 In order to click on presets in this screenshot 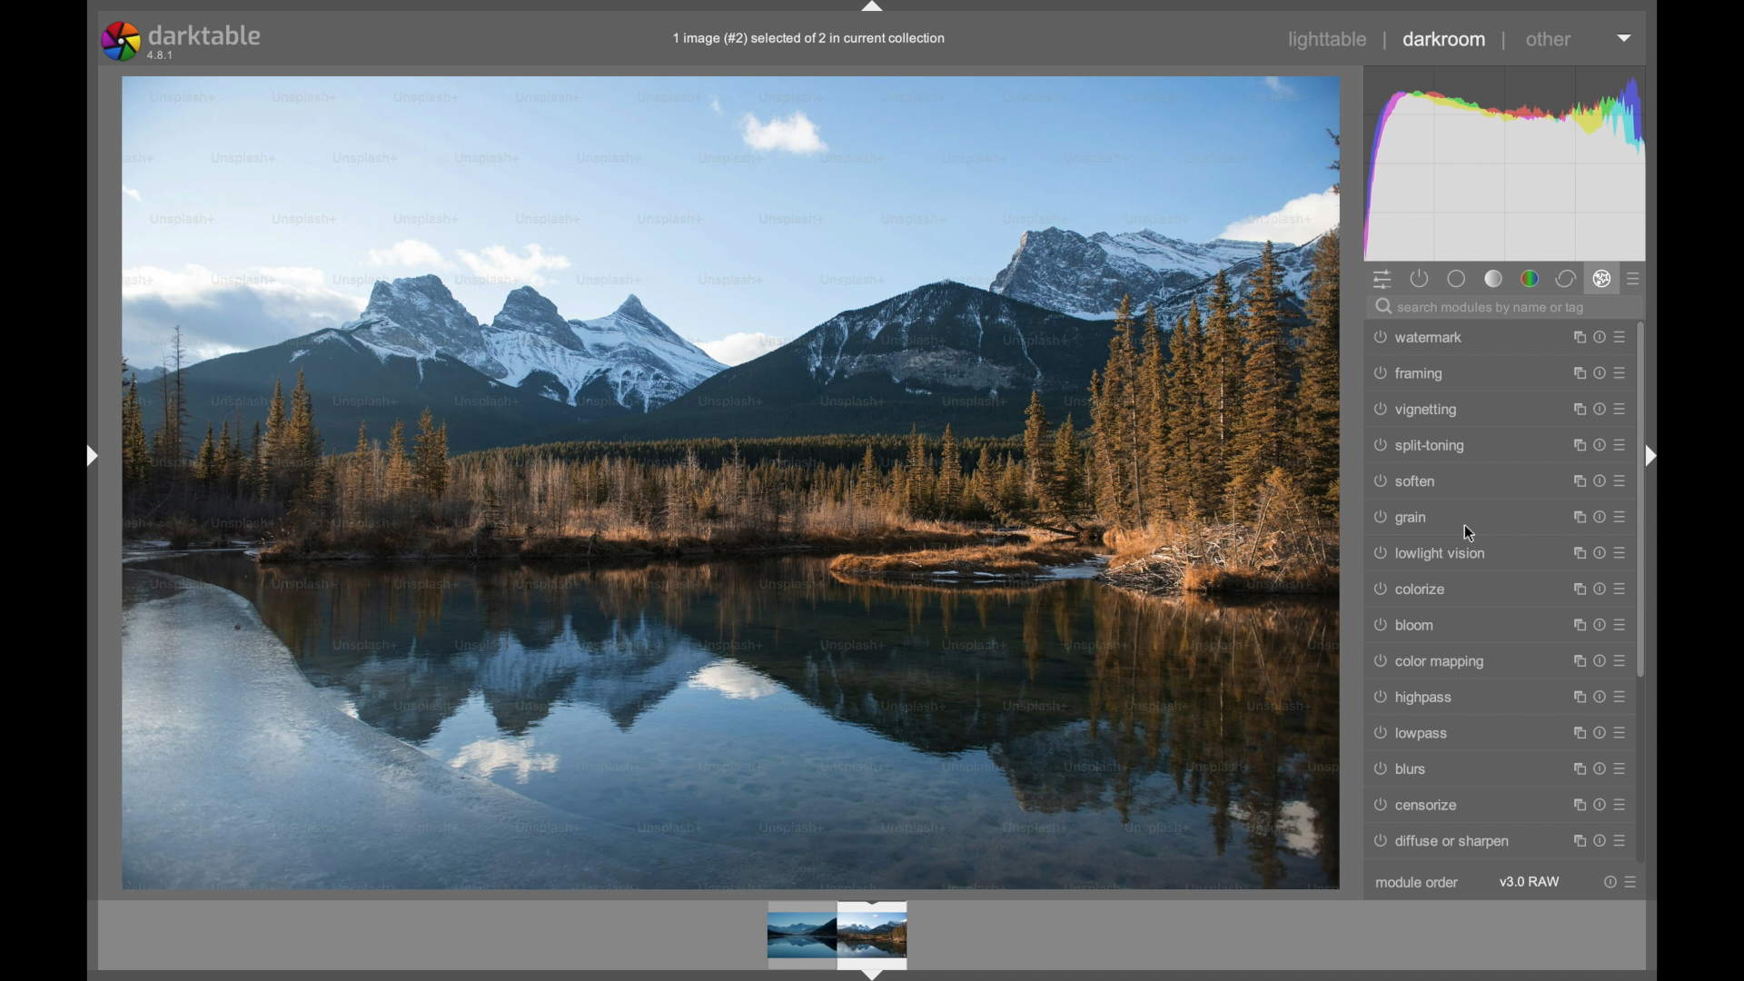, I will do `click(1623, 408)`.